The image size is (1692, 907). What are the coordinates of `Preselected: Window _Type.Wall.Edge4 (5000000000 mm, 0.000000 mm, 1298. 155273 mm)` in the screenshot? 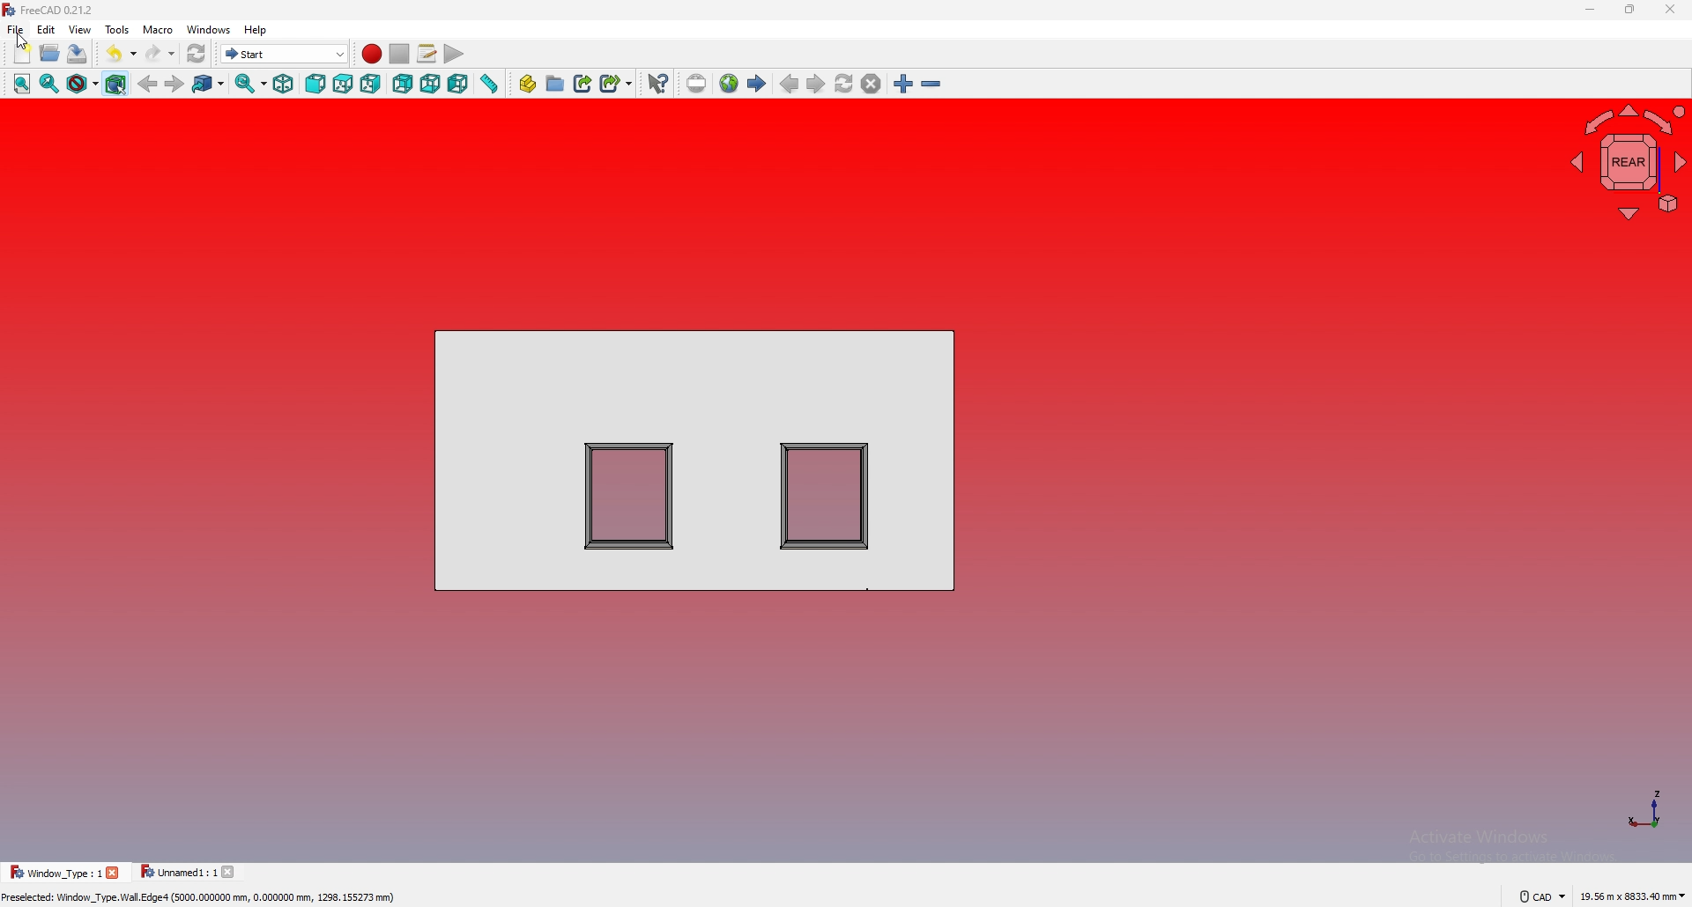 It's located at (204, 898).